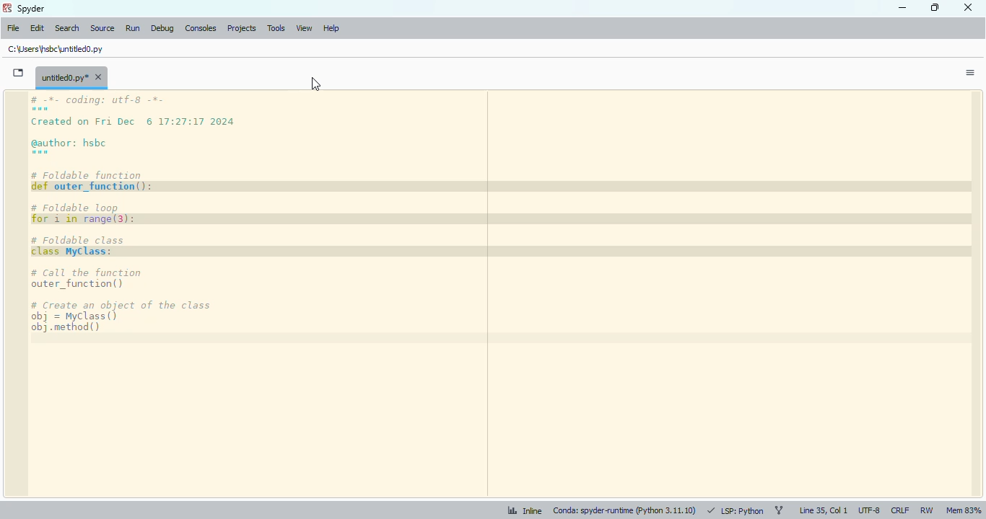  I want to click on untitled0.py, so click(71, 77).